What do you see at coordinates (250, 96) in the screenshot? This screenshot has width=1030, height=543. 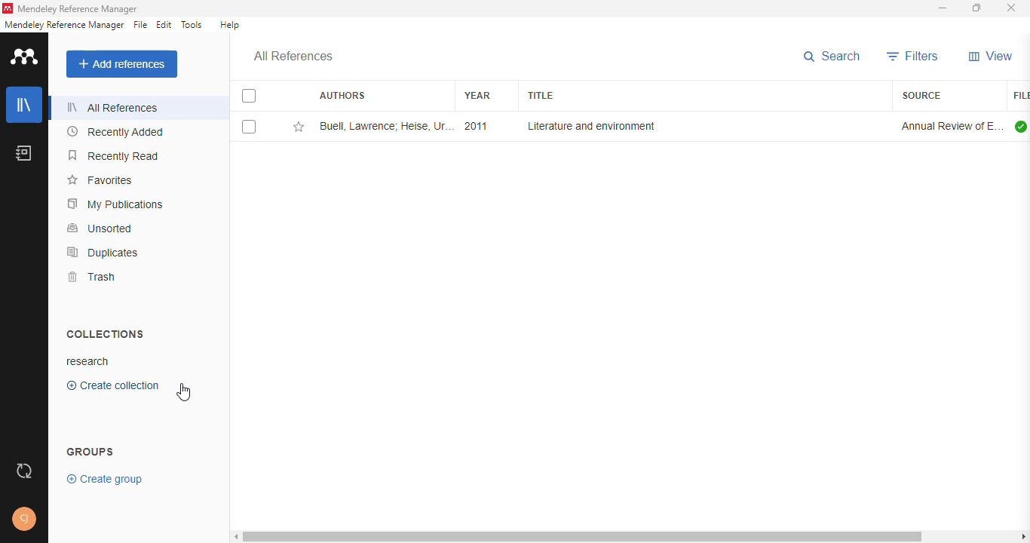 I see `select` at bounding box center [250, 96].